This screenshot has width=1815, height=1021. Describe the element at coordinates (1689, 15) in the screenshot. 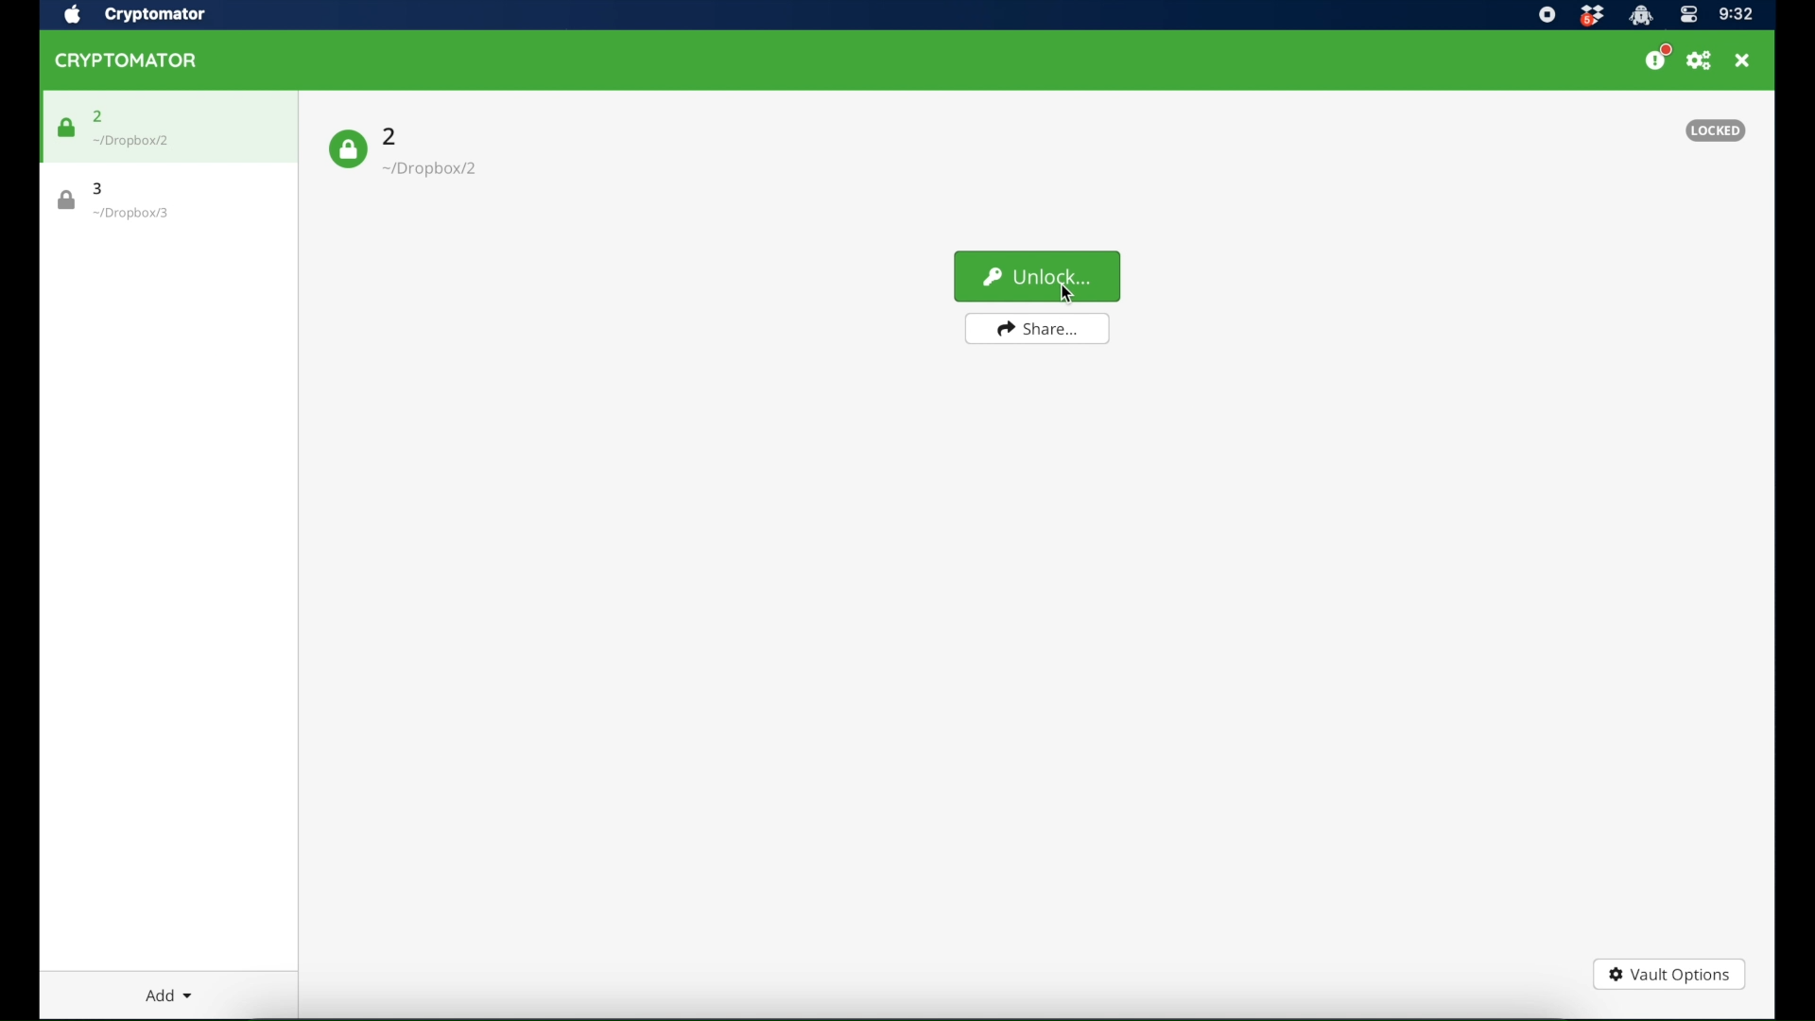

I see `control center` at that location.